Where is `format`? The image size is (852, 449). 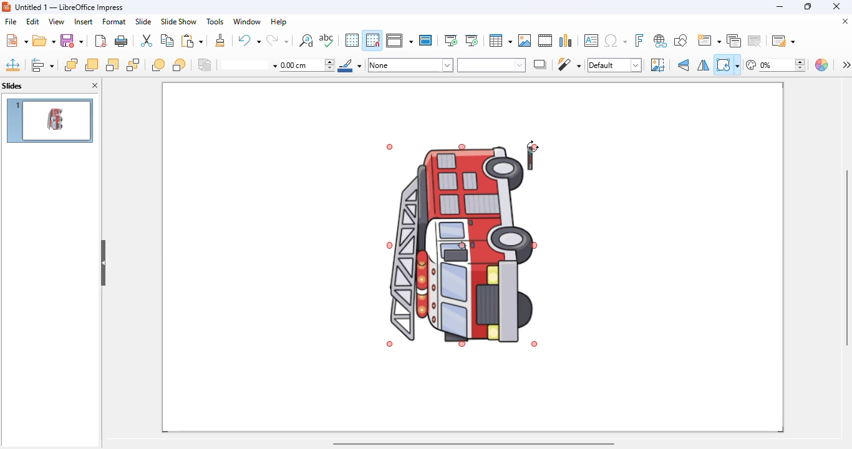
format is located at coordinates (114, 21).